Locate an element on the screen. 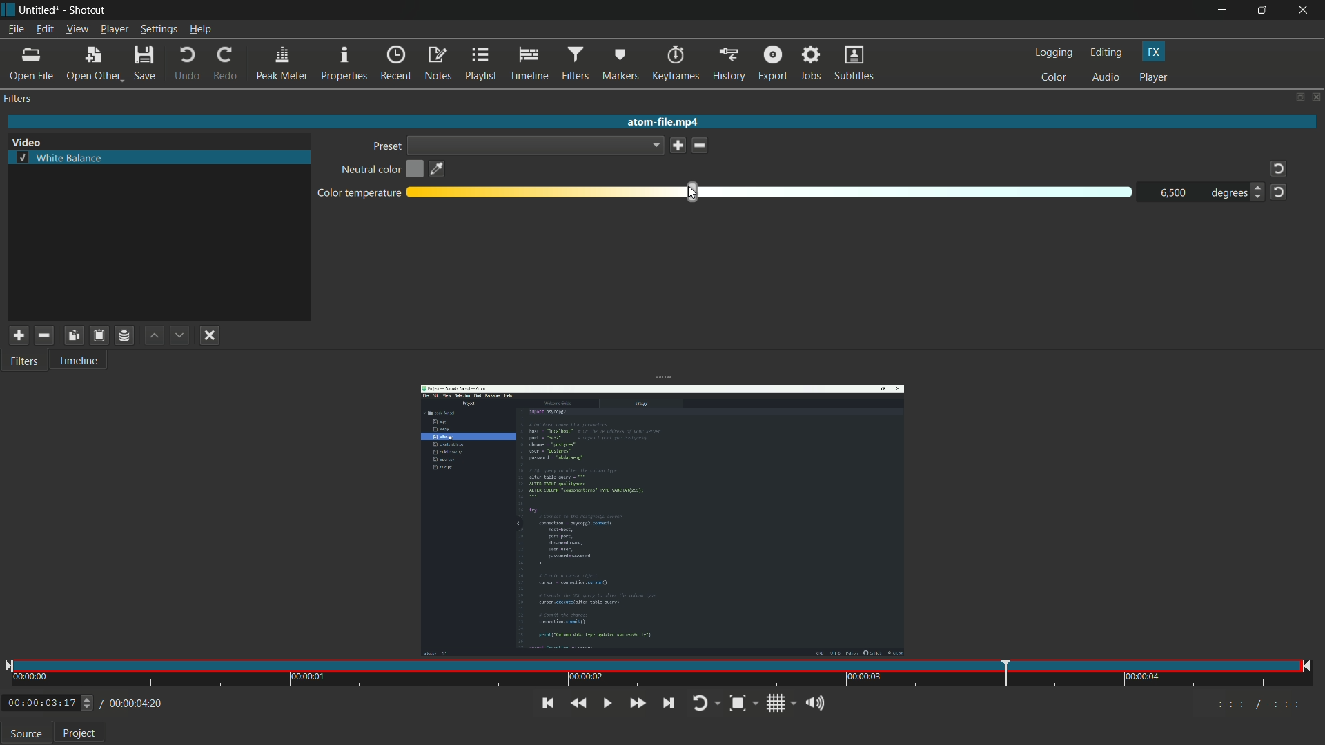 Image resolution: width=1325 pixels, height=745 pixels. edit menu is located at coordinates (44, 28).